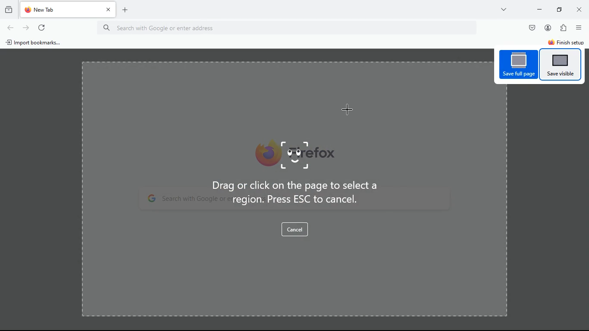 Image resolution: width=589 pixels, height=331 pixels. Describe the element at coordinates (295, 229) in the screenshot. I see `cancel` at that location.